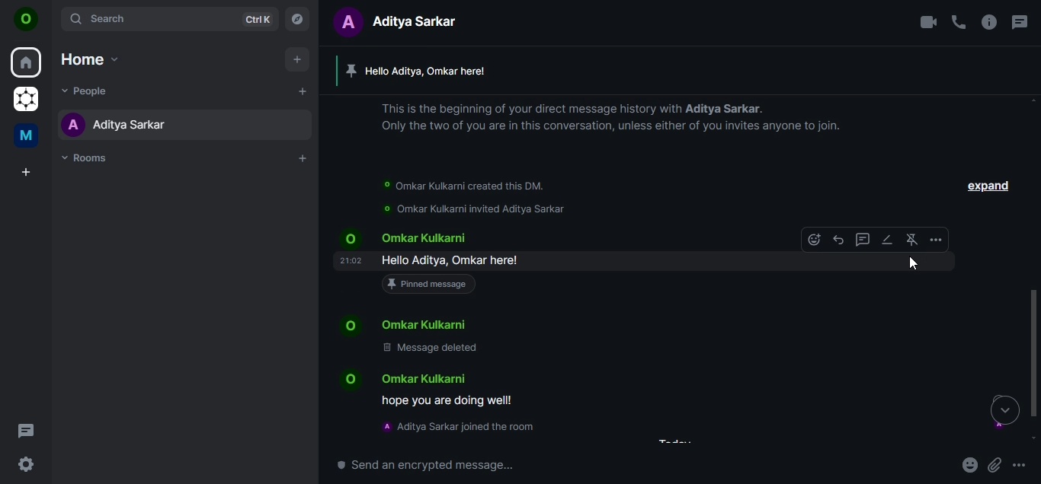 This screenshot has height=484, width=1041. I want to click on move down, so click(1001, 410).